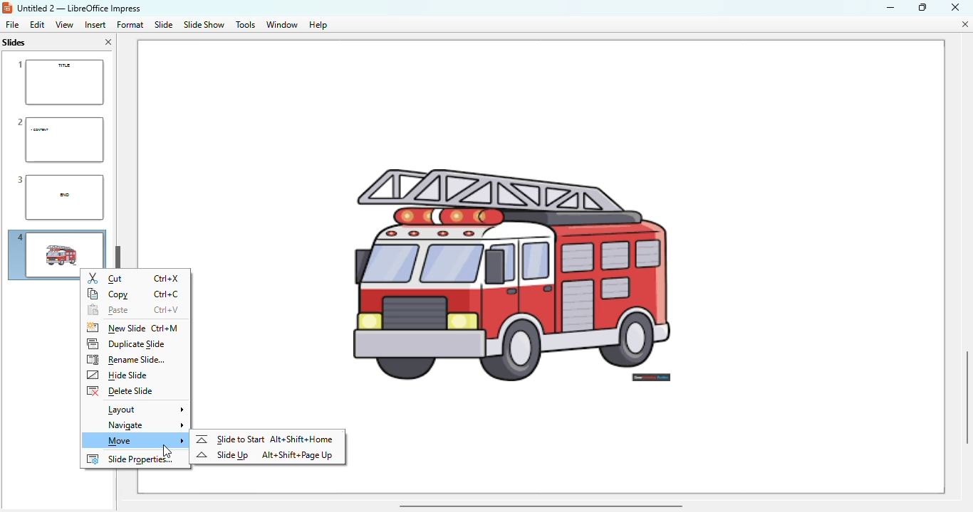 This screenshot has height=512, width=973. I want to click on close document, so click(964, 24).